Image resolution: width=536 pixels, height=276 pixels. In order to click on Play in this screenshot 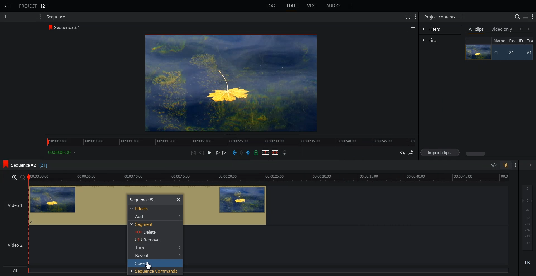, I will do `click(210, 152)`.